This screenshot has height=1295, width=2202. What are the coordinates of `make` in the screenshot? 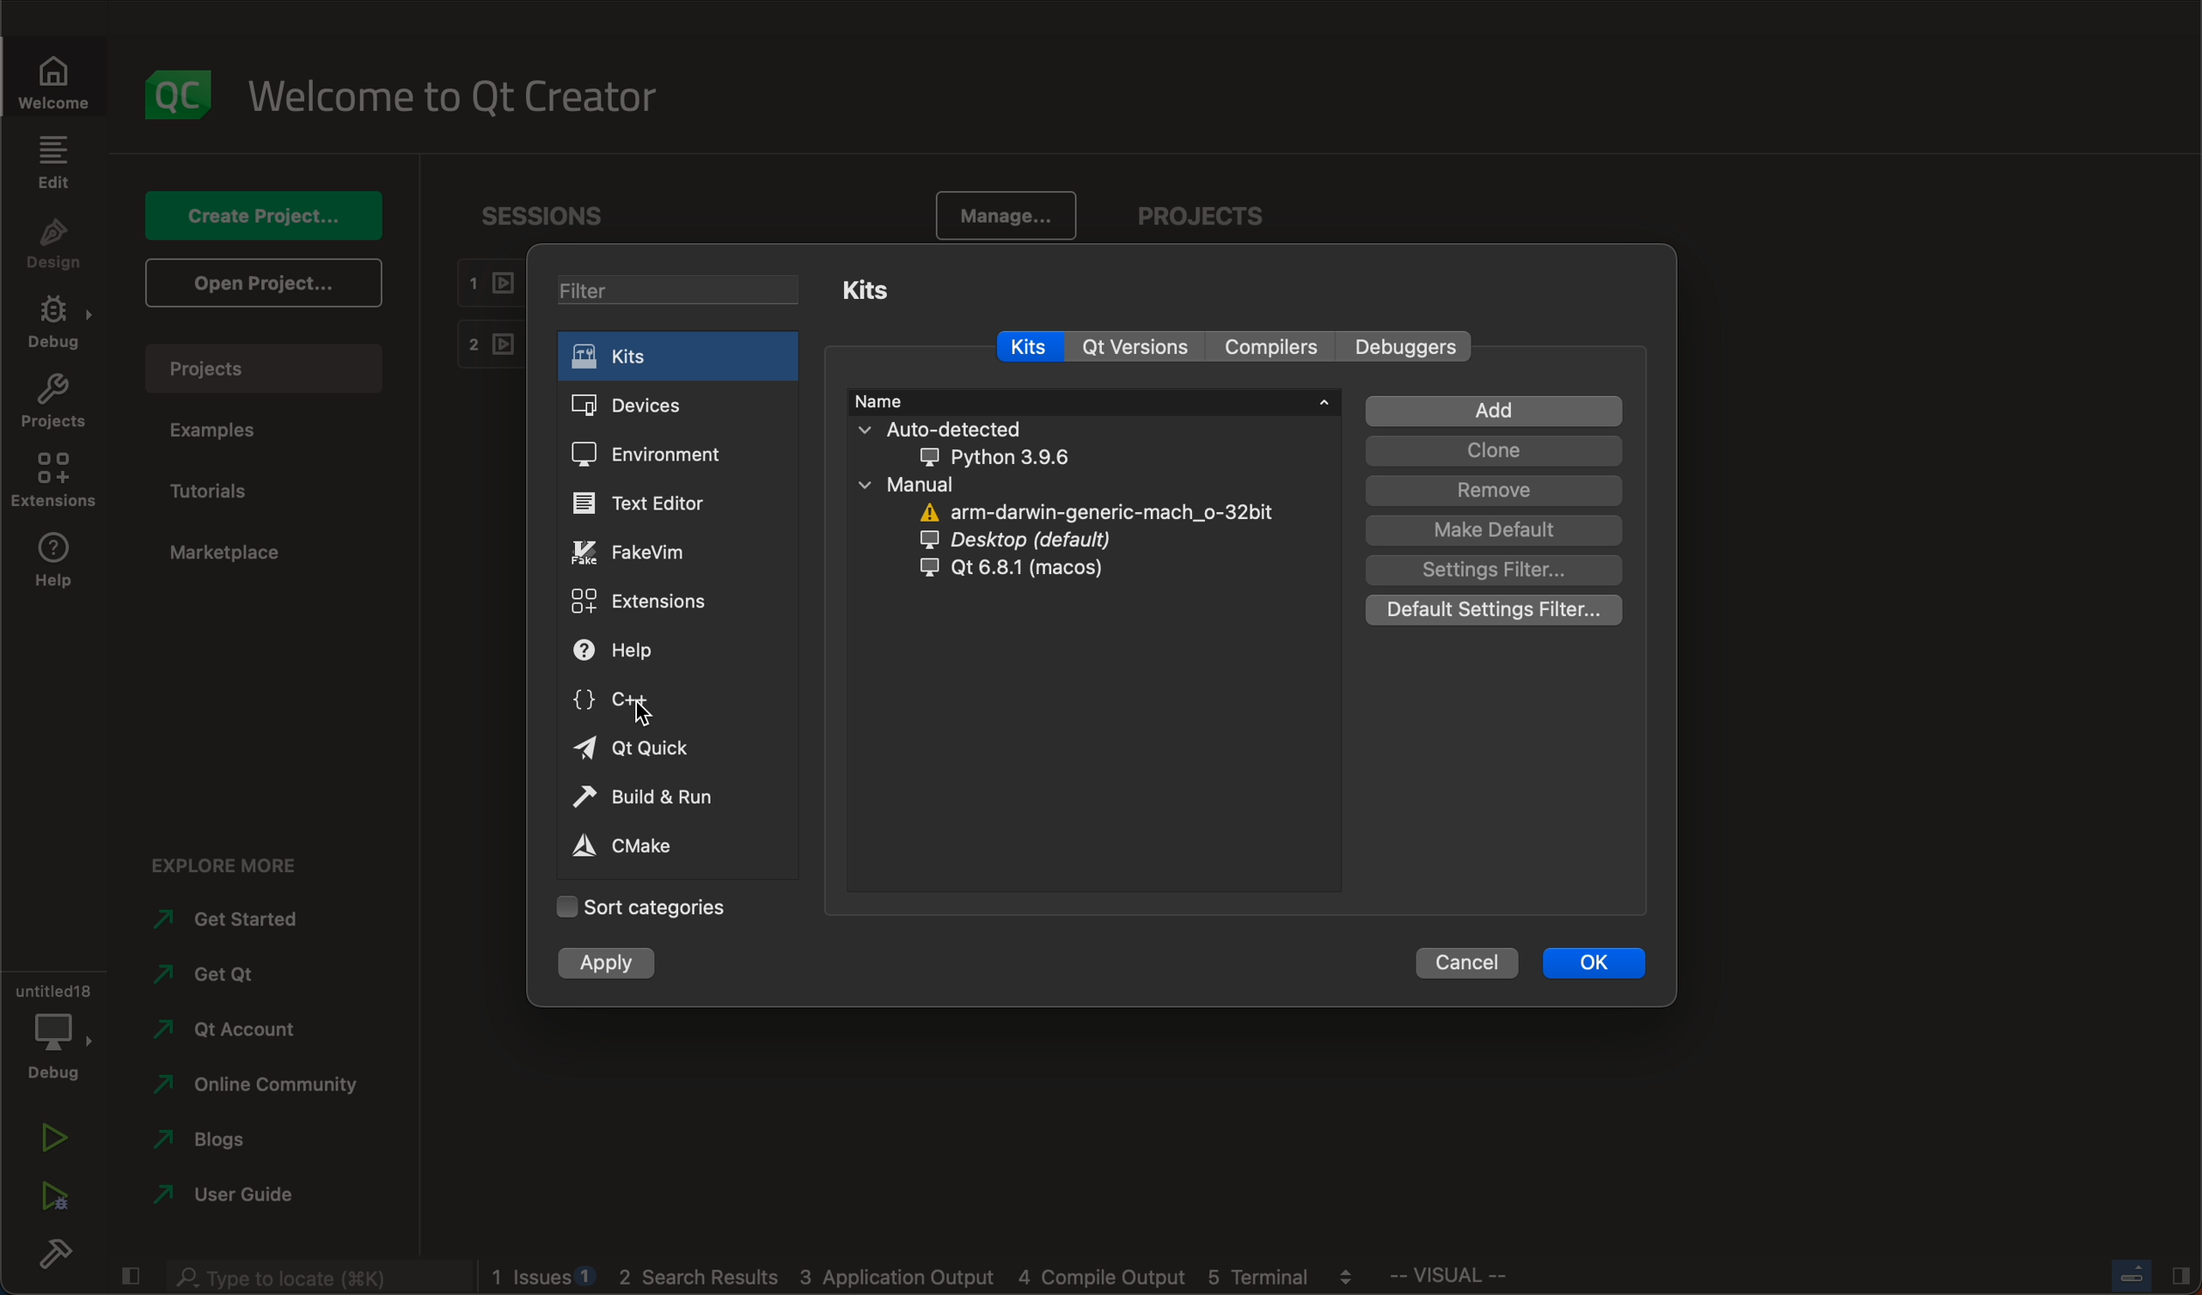 It's located at (1492, 530).